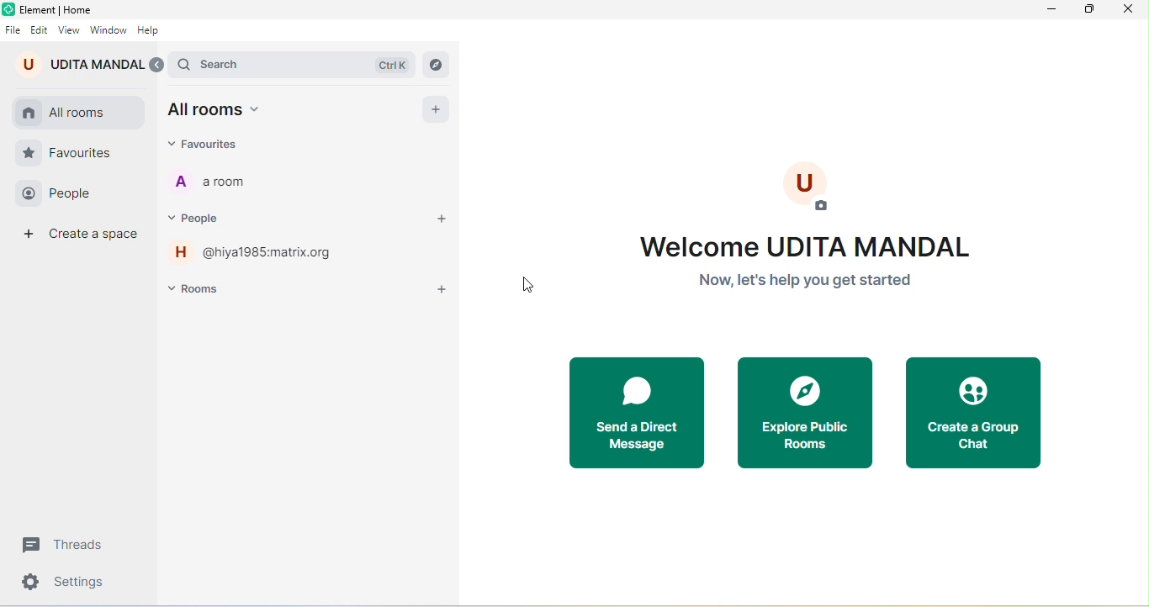 Image resolution: width=1149 pixels, height=607 pixels. Describe the element at coordinates (255, 182) in the screenshot. I see `a room` at that location.